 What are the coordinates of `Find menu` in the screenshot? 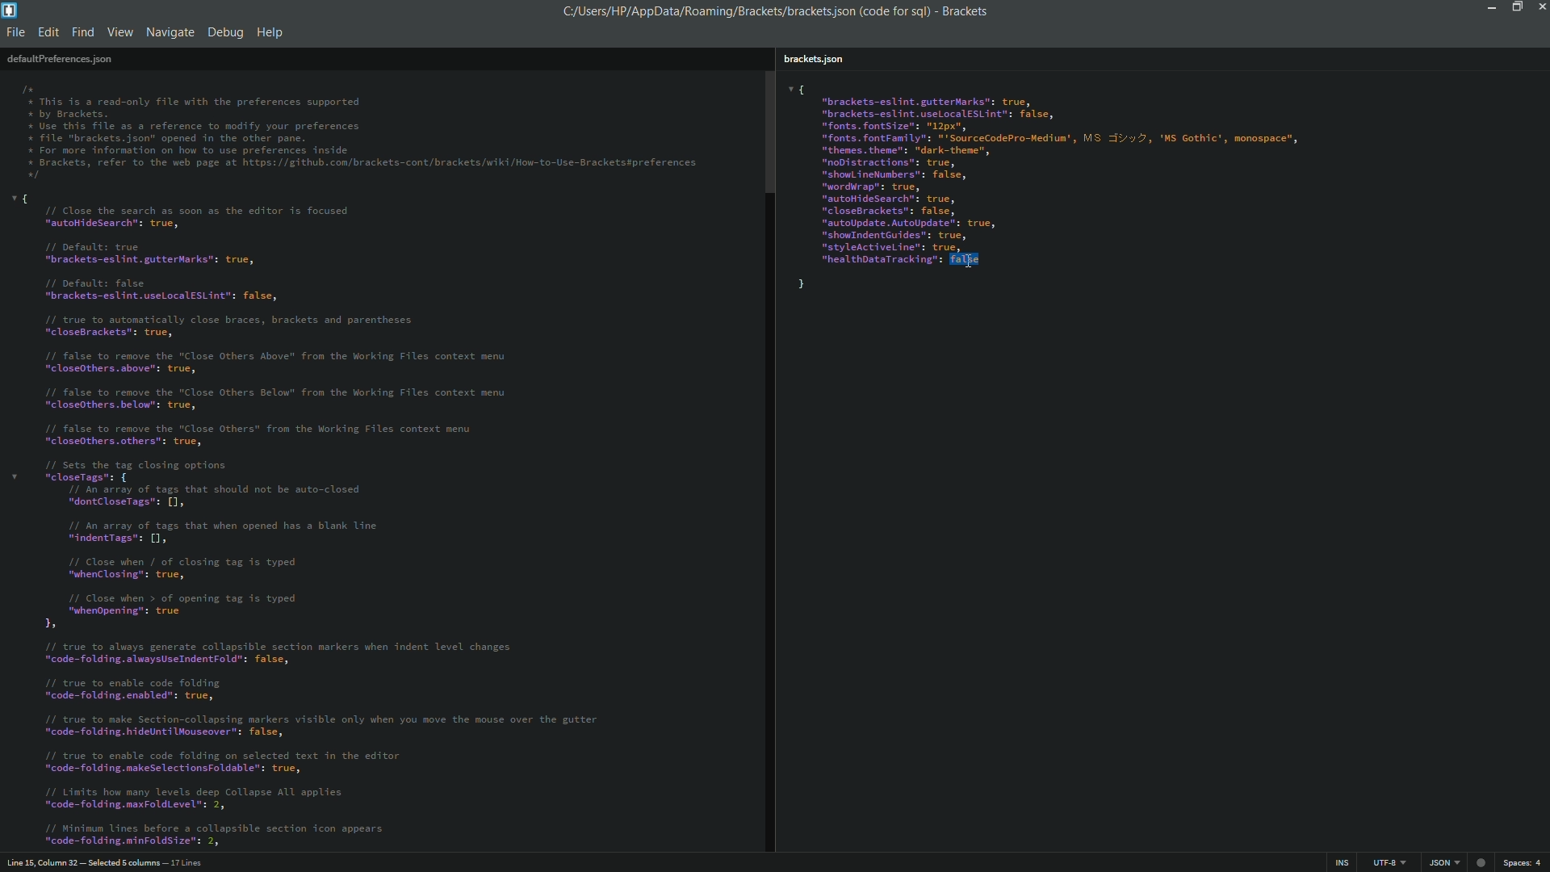 It's located at (82, 33).